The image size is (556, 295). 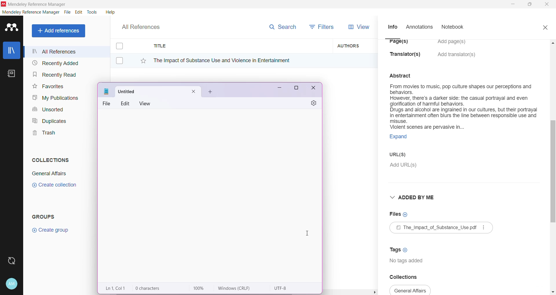 What do you see at coordinates (66, 51) in the screenshot?
I see `All References` at bounding box center [66, 51].